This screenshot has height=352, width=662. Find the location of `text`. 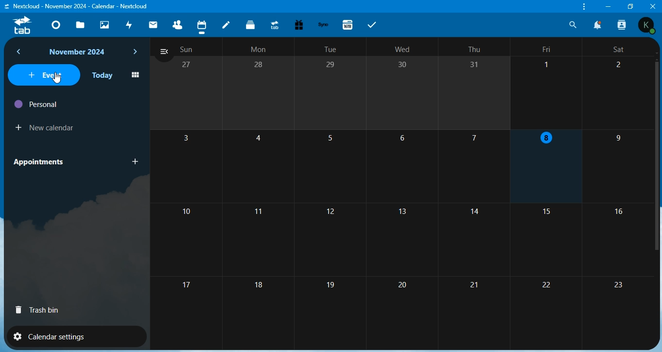

text is located at coordinates (77, 53).